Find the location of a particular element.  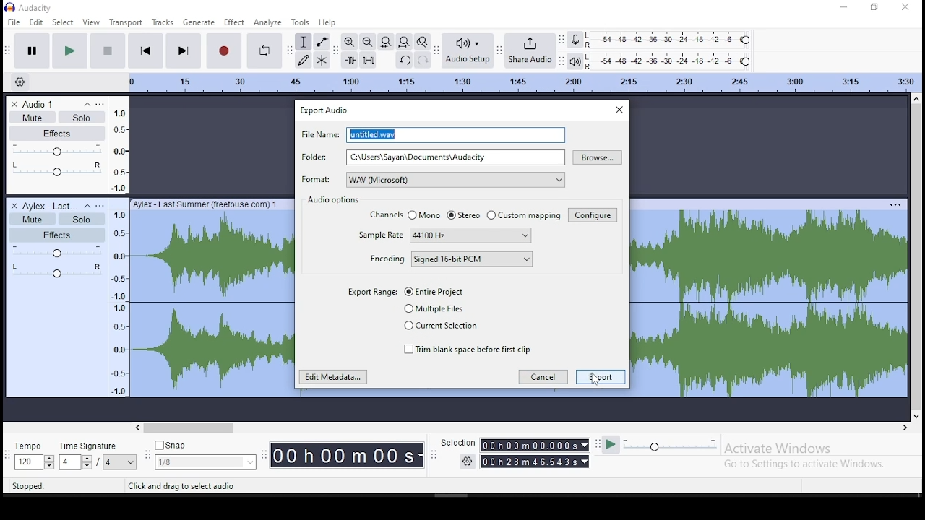

tempo is located at coordinates (33, 456).